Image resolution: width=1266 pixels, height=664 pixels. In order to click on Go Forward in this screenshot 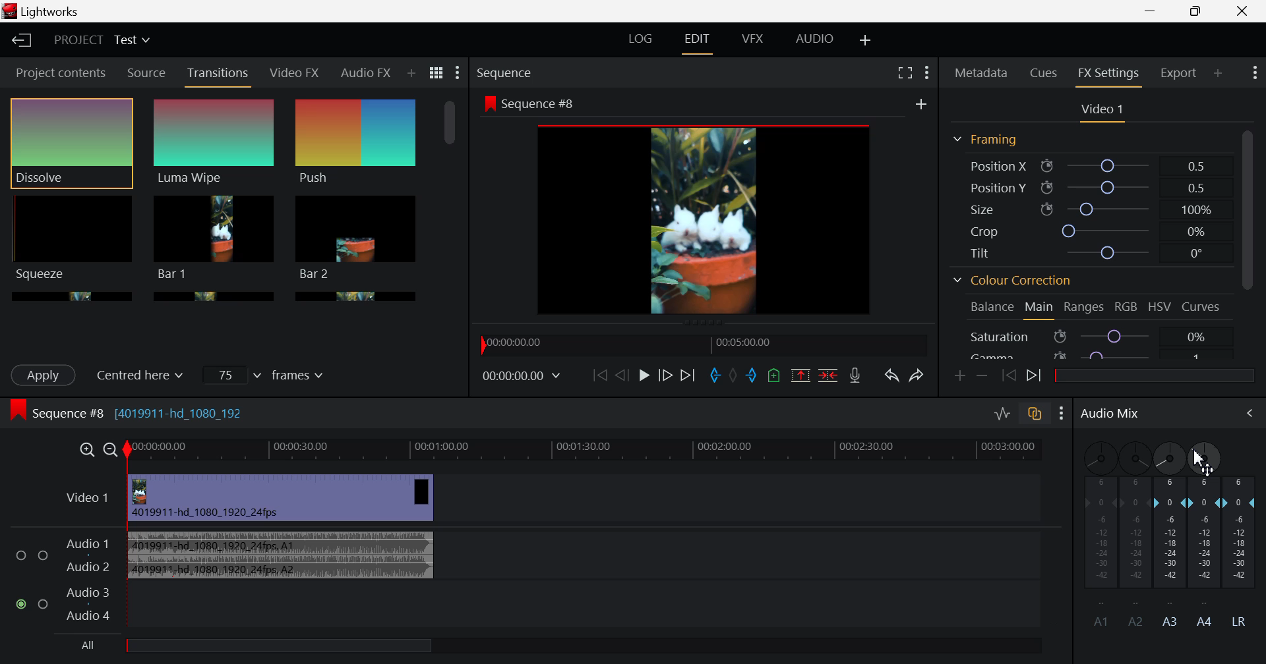, I will do `click(666, 375)`.